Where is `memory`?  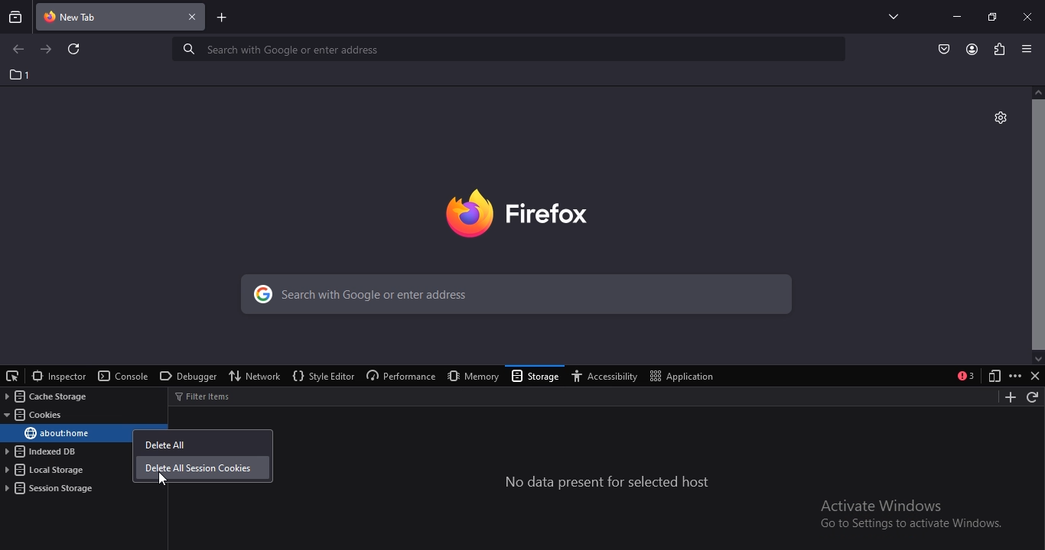
memory is located at coordinates (470, 376).